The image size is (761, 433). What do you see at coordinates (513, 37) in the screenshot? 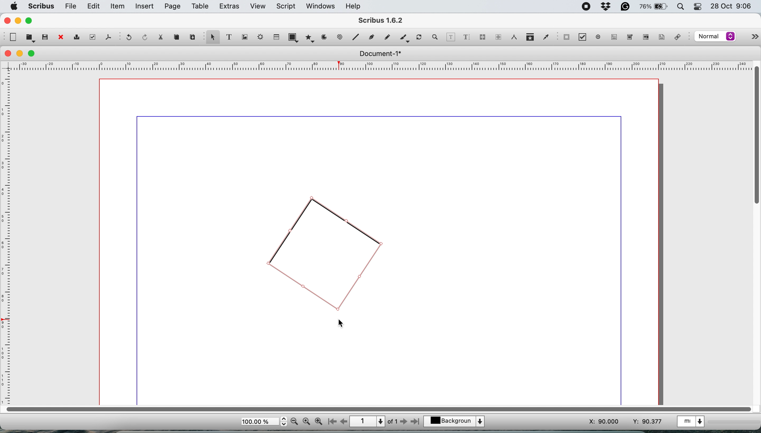
I see `measurements` at bounding box center [513, 37].